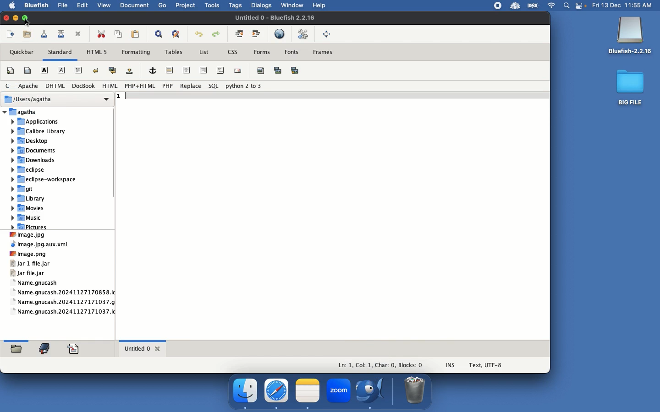 The image size is (660, 412). I want to click on Close, so click(79, 33).